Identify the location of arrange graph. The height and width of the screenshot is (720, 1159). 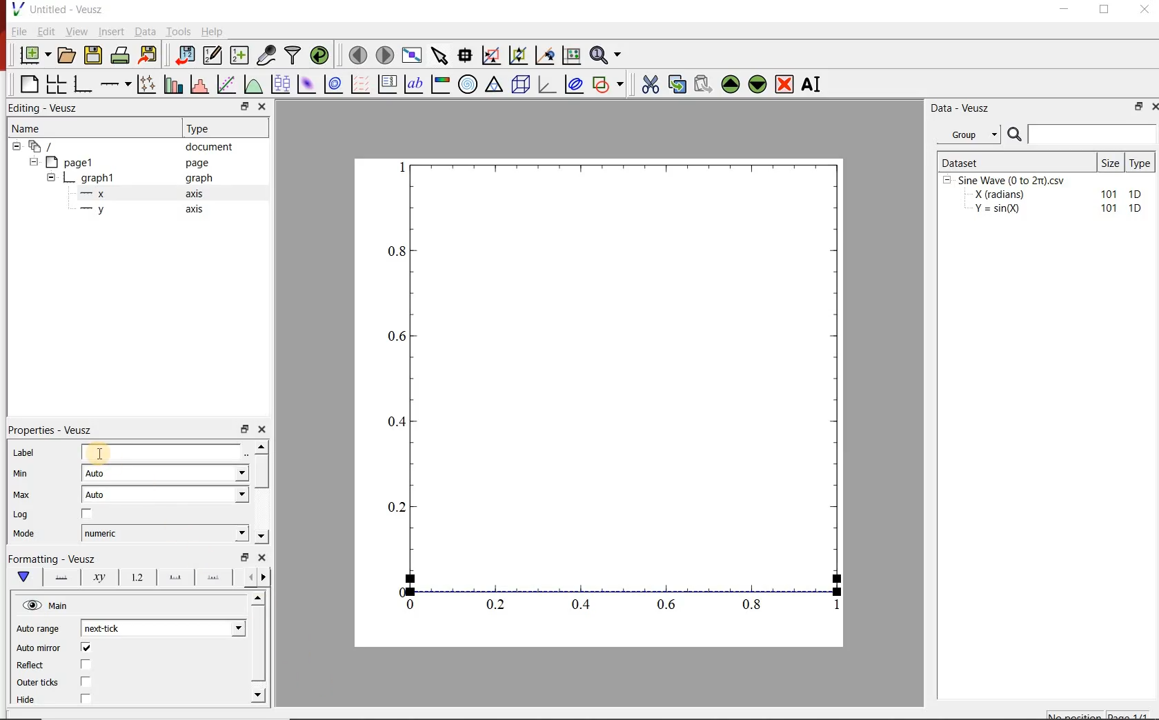
(57, 84).